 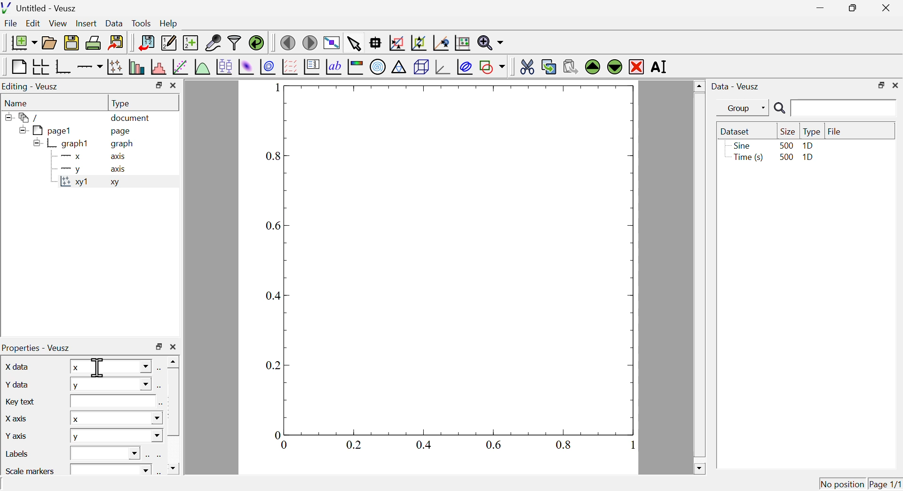 What do you see at coordinates (168, 43) in the screenshot?
I see `edit and enter new datasets` at bounding box center [168, 43].